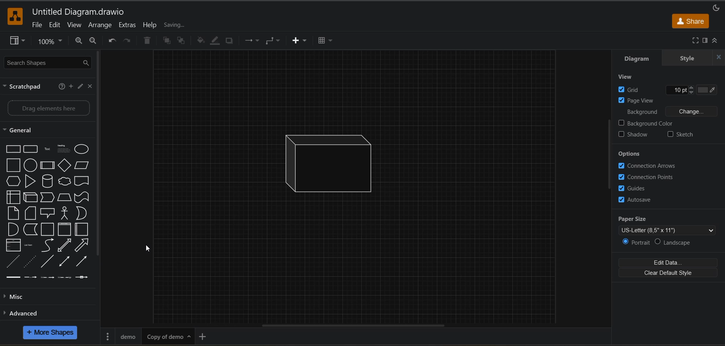  What do you see at coordinates (671, 224) in the screenshot?
I see `paper size` at bounding box center [671, 224].